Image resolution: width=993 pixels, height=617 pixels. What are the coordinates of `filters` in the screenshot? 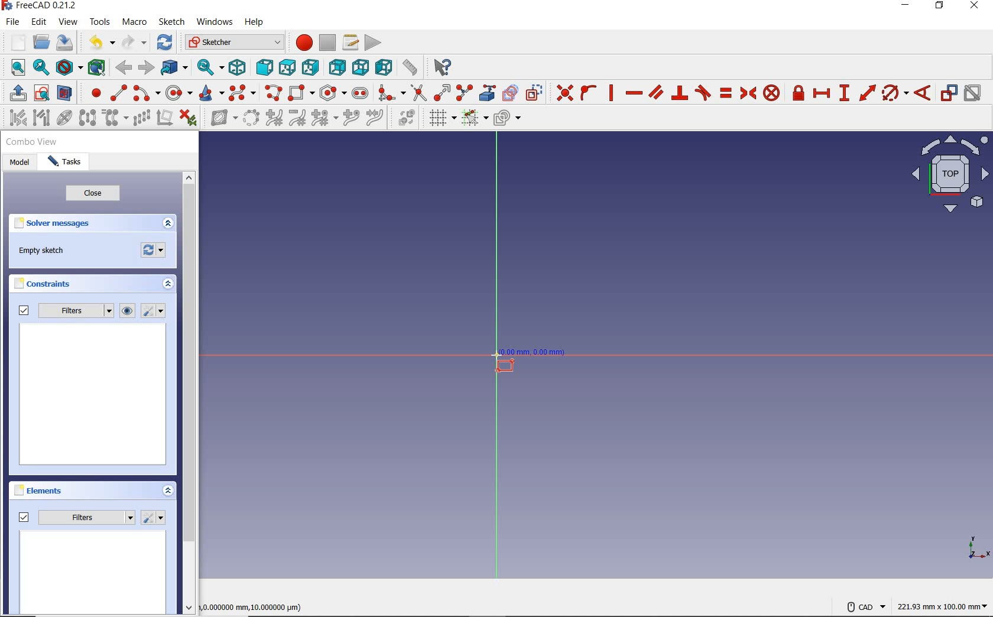 It's located at (77, 515).